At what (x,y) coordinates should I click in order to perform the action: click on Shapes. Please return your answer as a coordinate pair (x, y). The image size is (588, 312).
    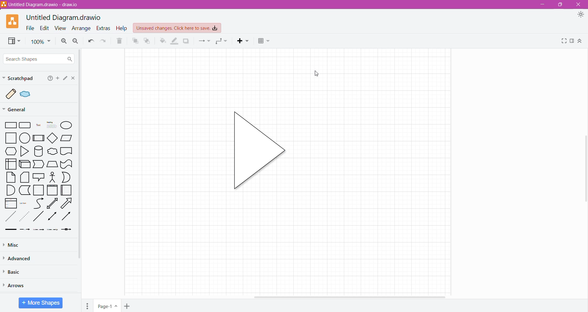
    Looking at the image, I should click on (40, 177).